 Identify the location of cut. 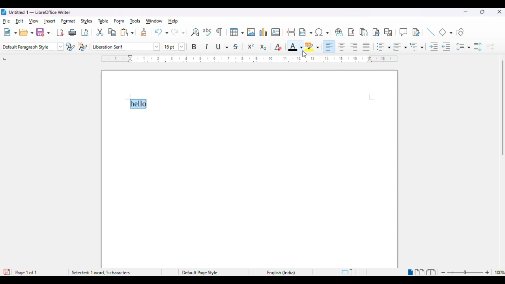
(100, 32).